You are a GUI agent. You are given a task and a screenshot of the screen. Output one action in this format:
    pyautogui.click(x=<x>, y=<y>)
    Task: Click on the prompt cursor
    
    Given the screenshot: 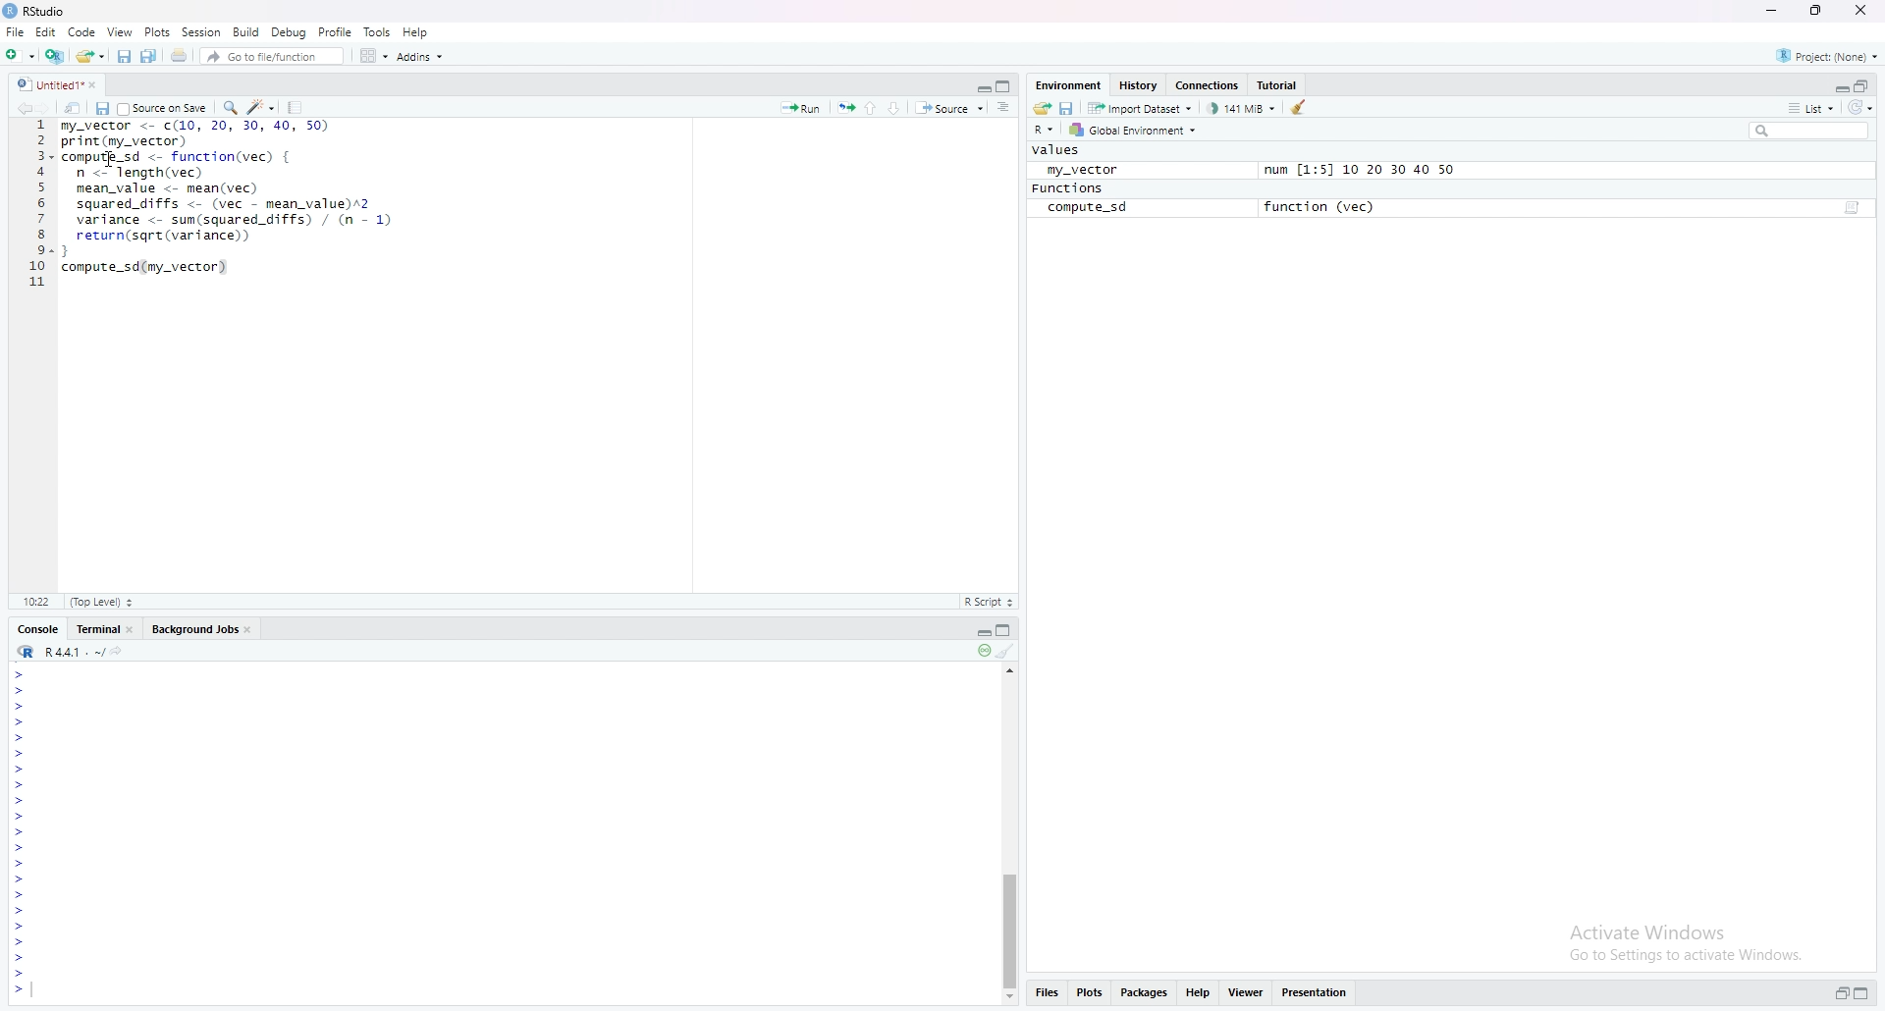 What is the action you would take?
    pyautogui.click(x=17, y=769)
    